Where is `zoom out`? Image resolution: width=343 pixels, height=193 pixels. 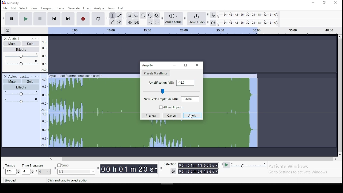
zoom out is located at coordinates (136, 15).